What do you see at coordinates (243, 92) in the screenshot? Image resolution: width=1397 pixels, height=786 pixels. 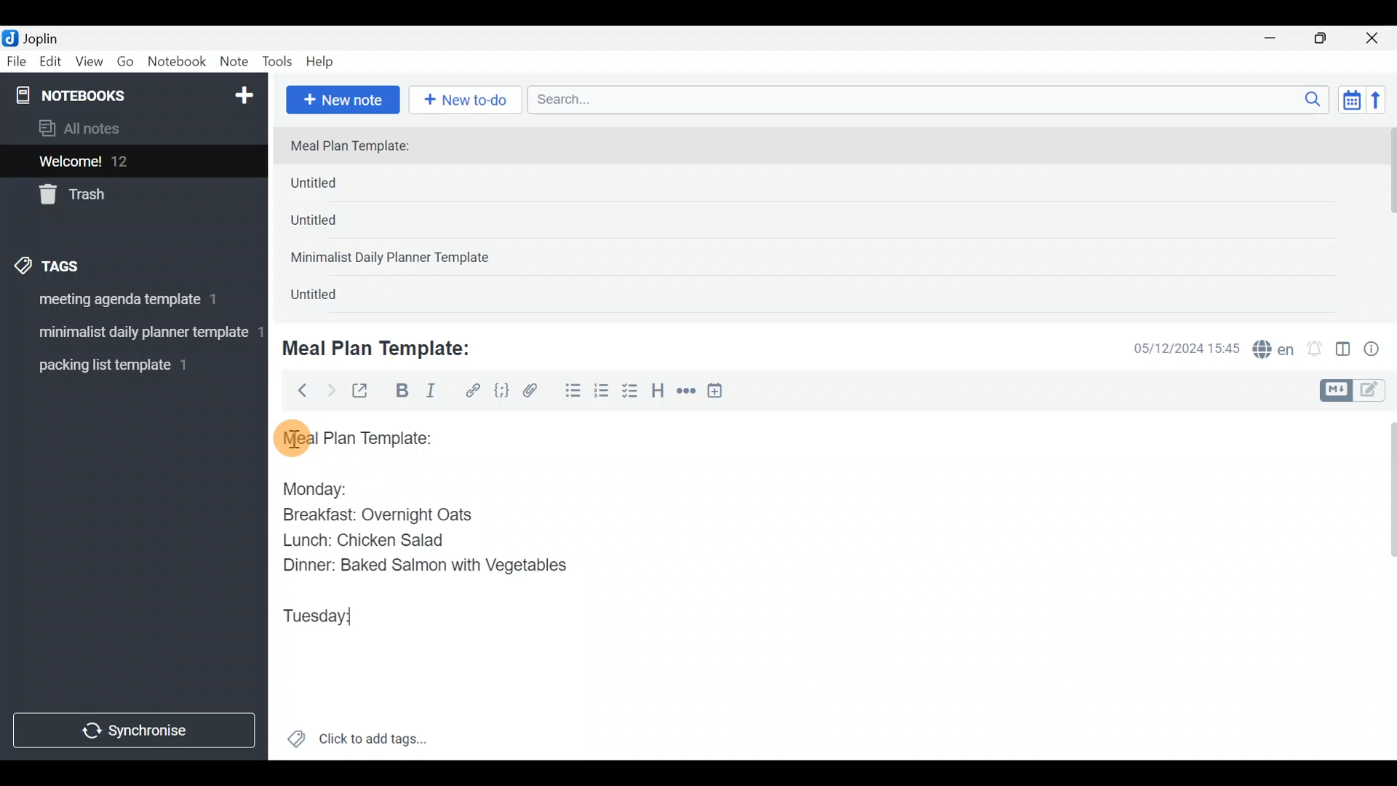 I see `New` at bounding box center [243, 92].